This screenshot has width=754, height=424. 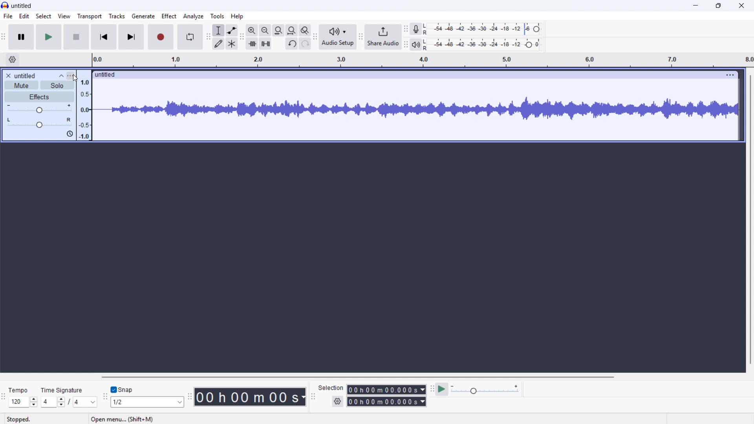 What do you see at coordinates (89, 16) in the screenshot?
I see `Transport ` at bounding box center [89, 16].